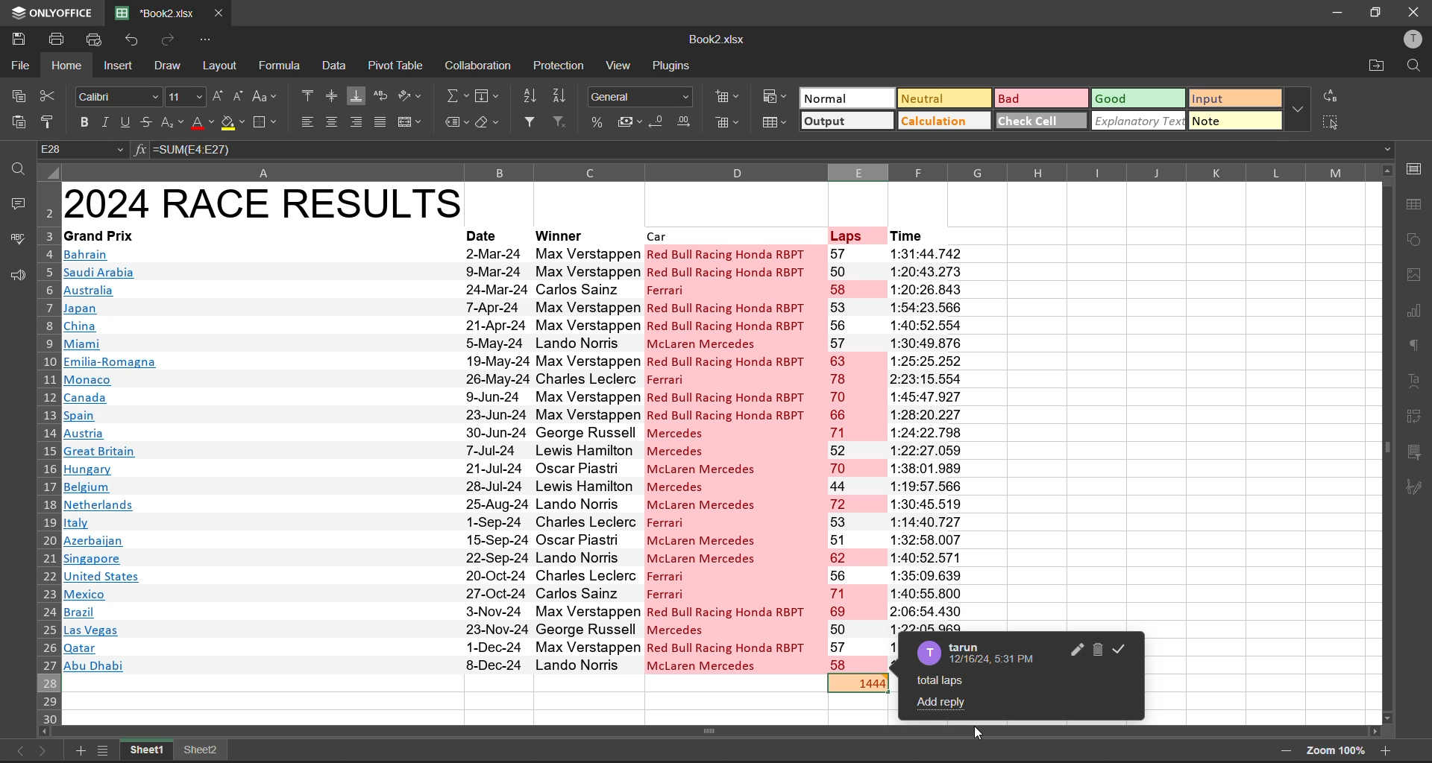 Image resolution: width=1432 pixels, height=763 pixels. I want to click on data, so click(333, 65).